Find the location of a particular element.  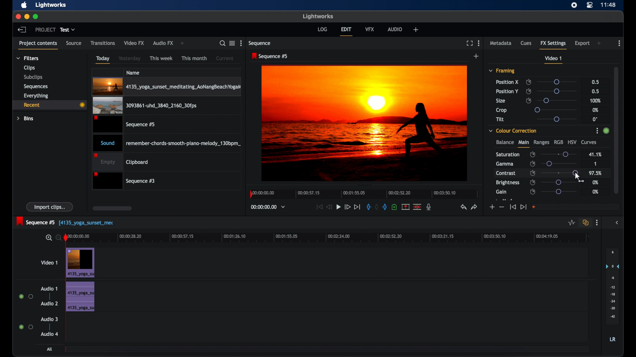

clear marks is located at coordinates (377, 207).